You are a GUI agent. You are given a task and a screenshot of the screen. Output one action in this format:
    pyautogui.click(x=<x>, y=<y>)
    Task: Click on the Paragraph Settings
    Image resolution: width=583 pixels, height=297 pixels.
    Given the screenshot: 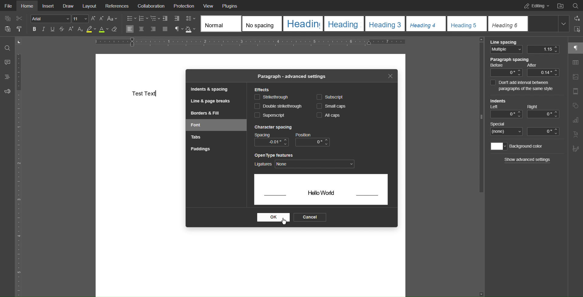 What is the action you would take?
    pyautogui.click(x=575, y=48)
    